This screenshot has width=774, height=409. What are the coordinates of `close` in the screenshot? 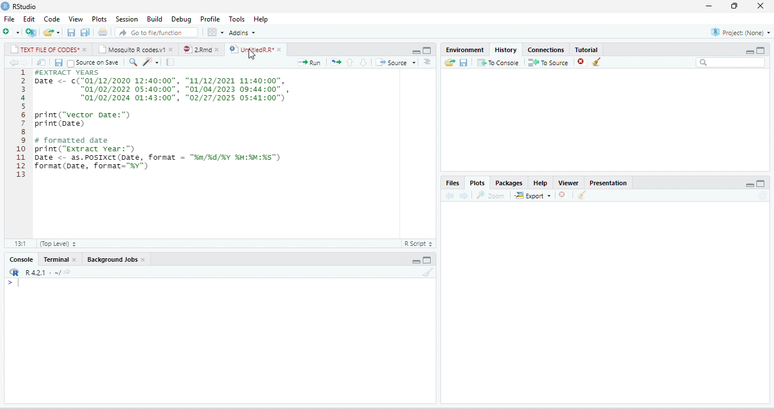 It's located at (172, 49).